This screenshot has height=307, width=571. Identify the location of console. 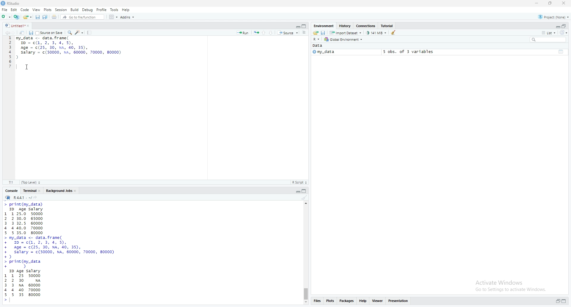
(12, 191).